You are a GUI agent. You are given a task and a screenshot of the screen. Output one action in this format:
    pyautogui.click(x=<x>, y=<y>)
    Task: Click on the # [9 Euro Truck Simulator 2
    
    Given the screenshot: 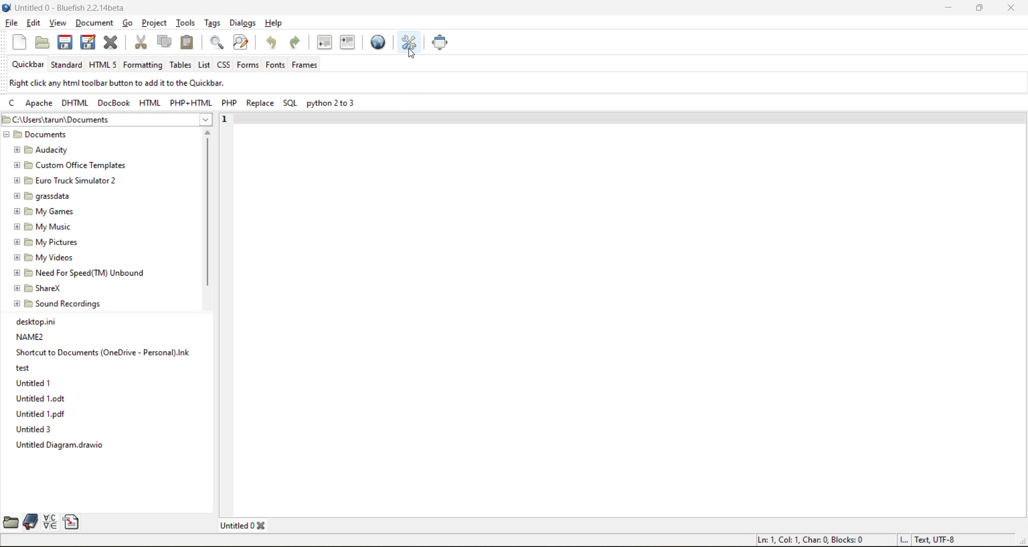 What is the action you would take?
    pyautogui.click(x=63, y=180)
    